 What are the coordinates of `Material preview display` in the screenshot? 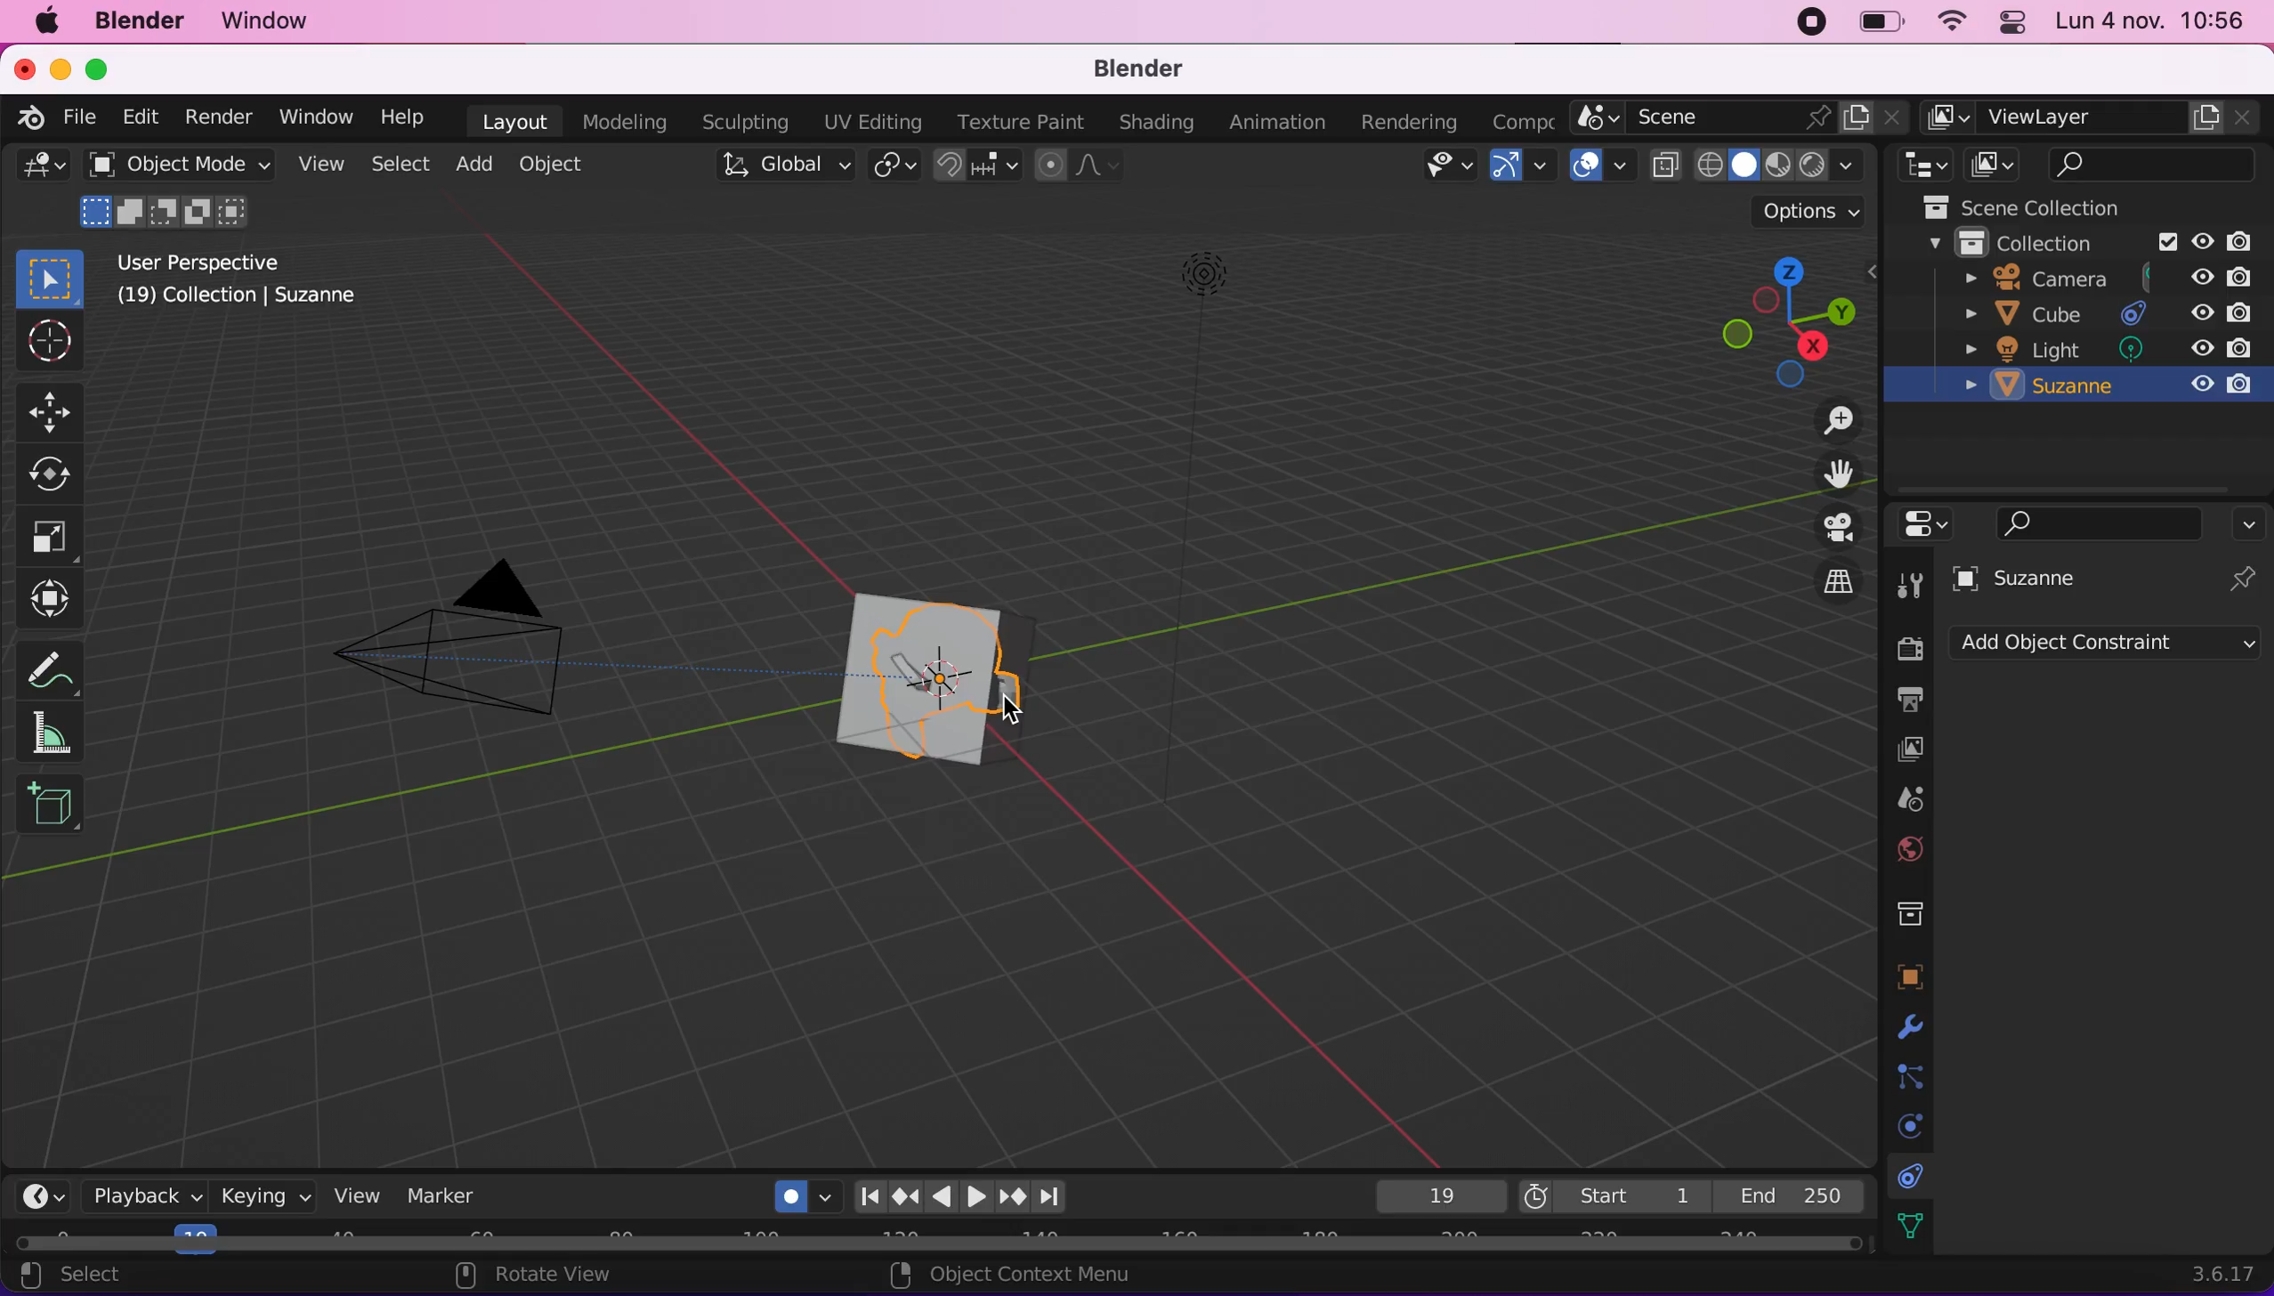 It's located at (1779, 162).